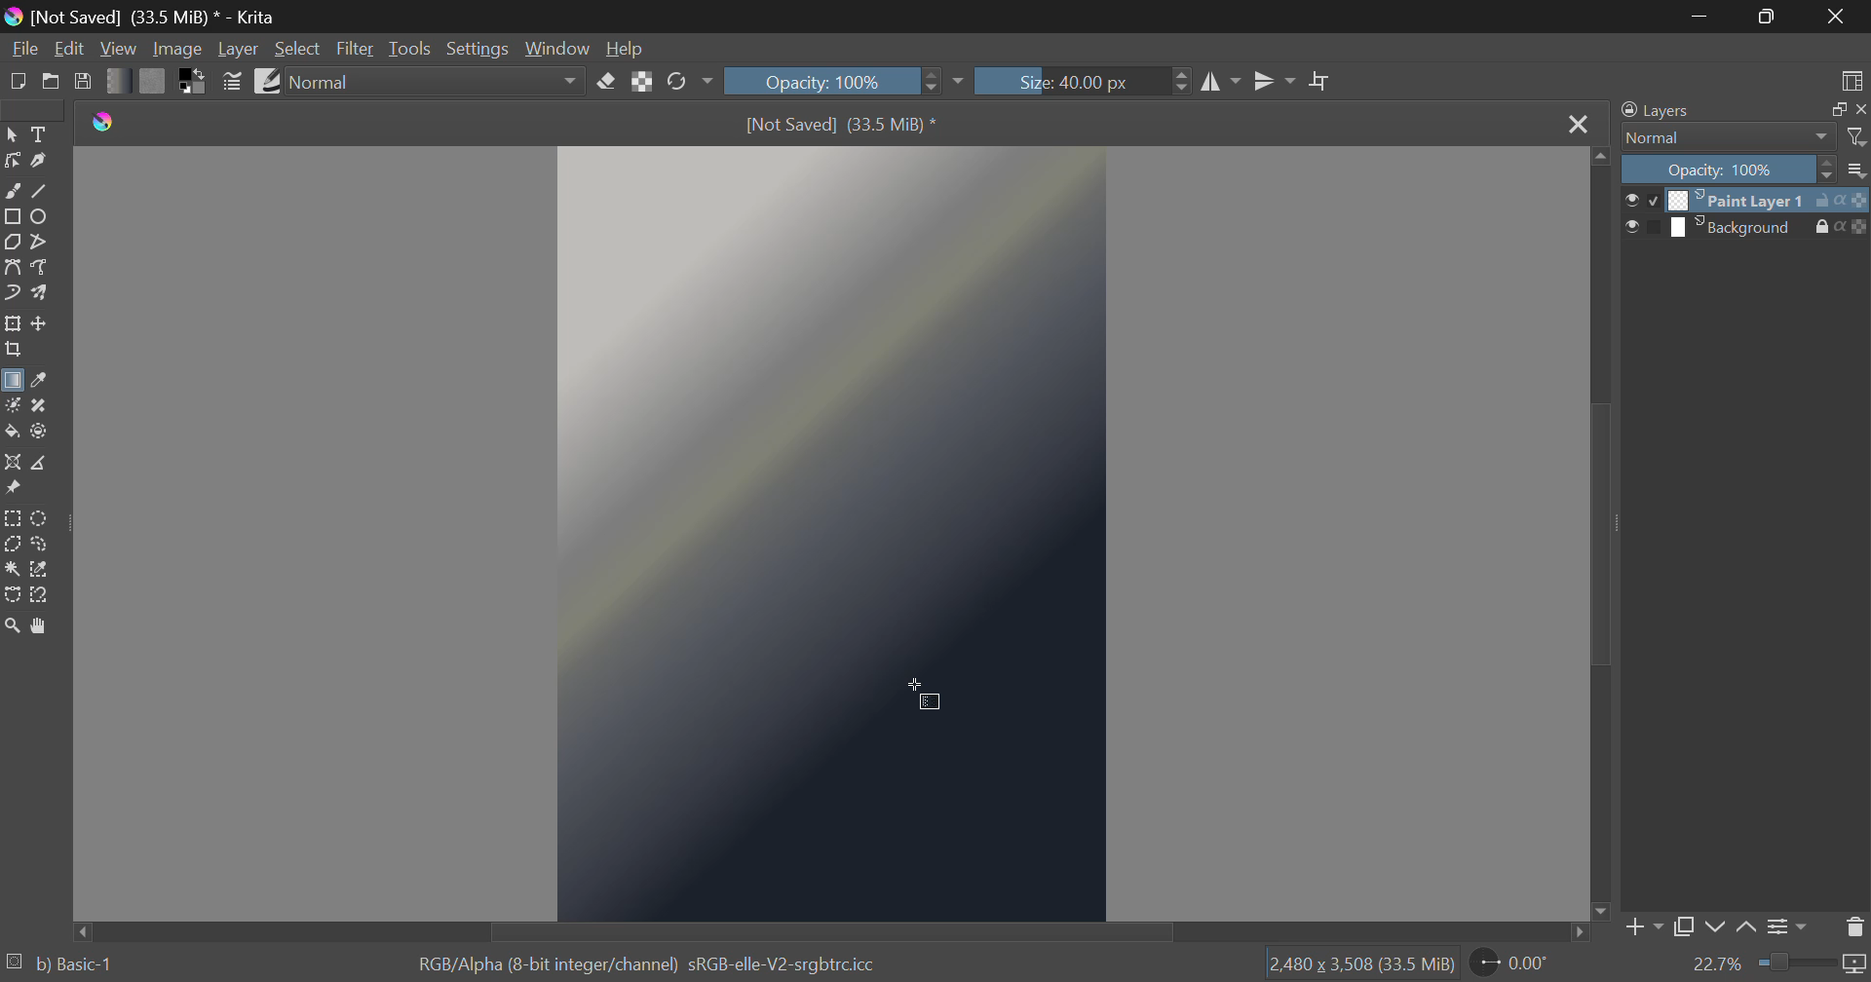 This screenshot has height=982, width=1871. I want to click on Image, so click(175, 48).